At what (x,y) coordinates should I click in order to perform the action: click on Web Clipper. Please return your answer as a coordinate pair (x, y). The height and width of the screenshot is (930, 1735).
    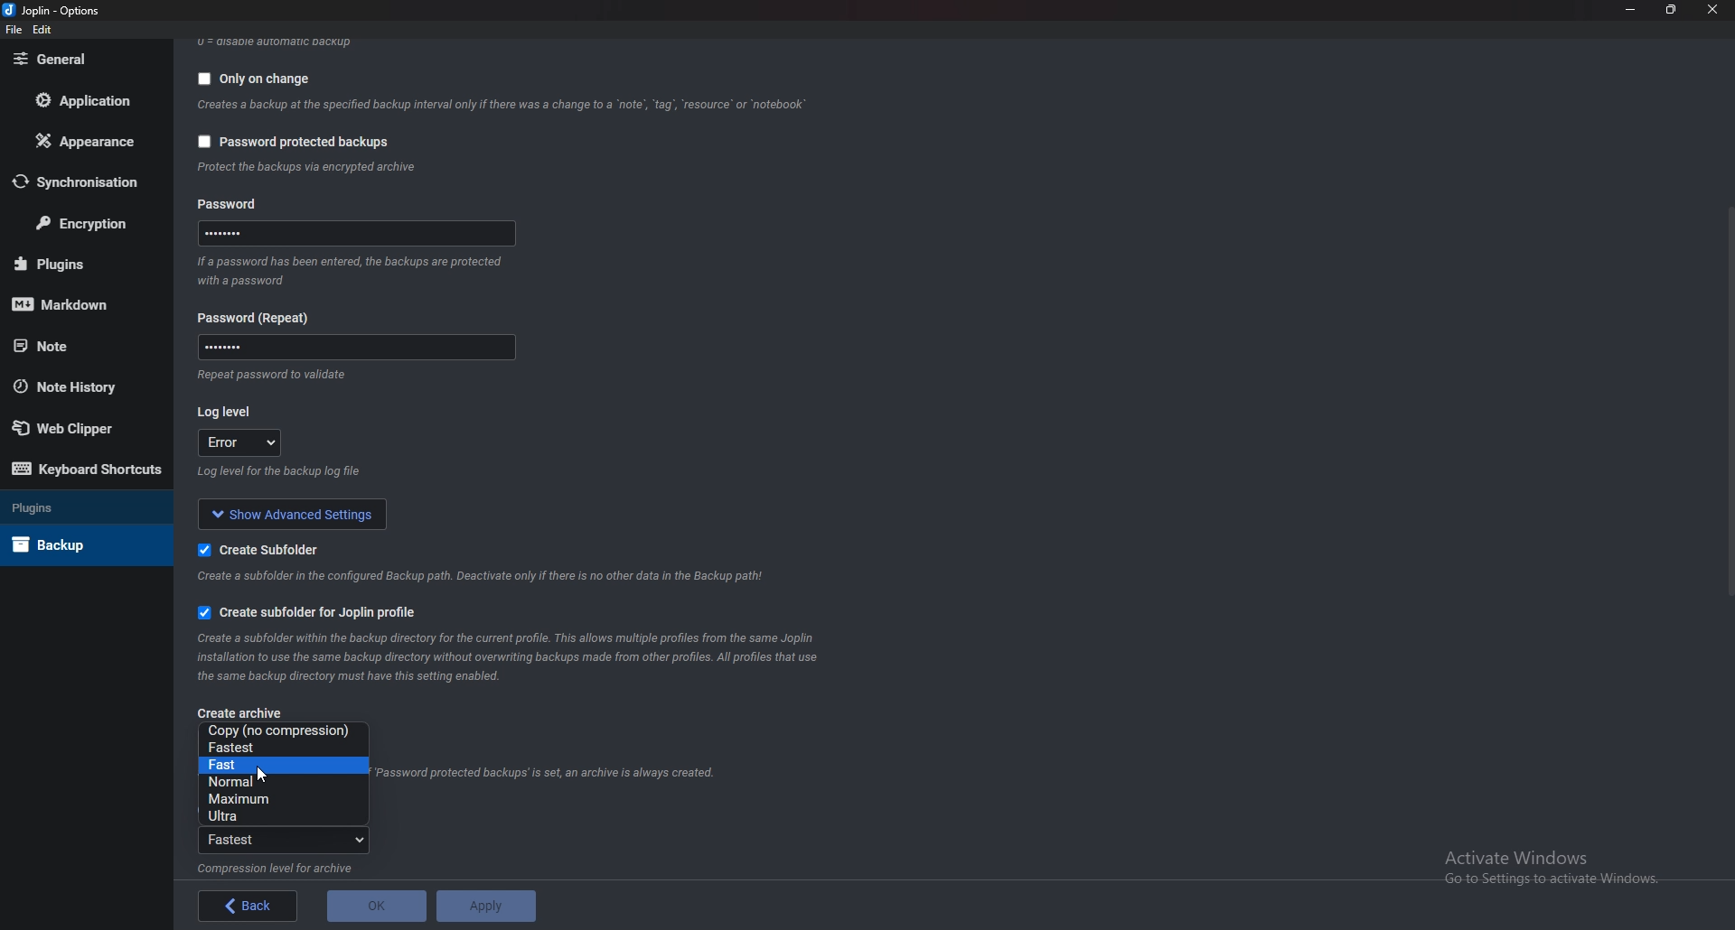
    Looking at the image, I should click on (70, 429).